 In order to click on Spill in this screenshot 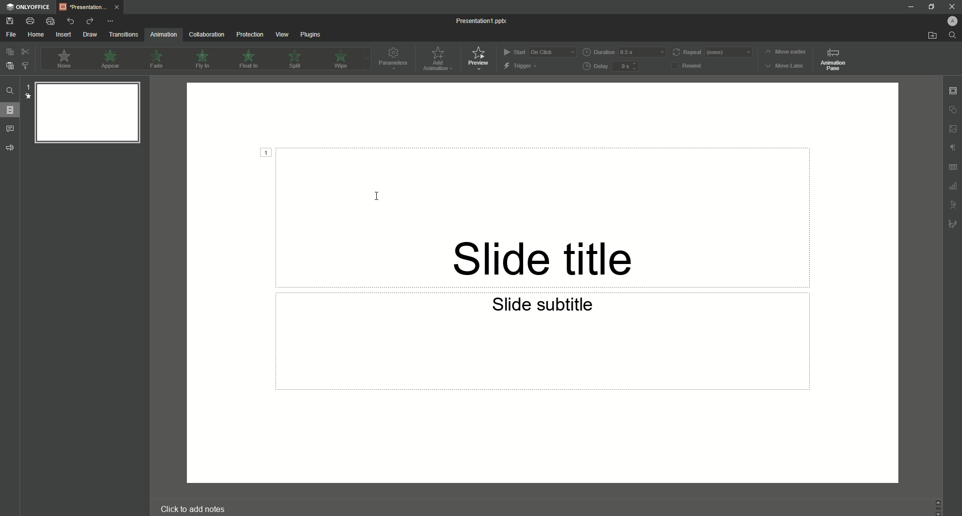, I will do `click(296, 62)`.